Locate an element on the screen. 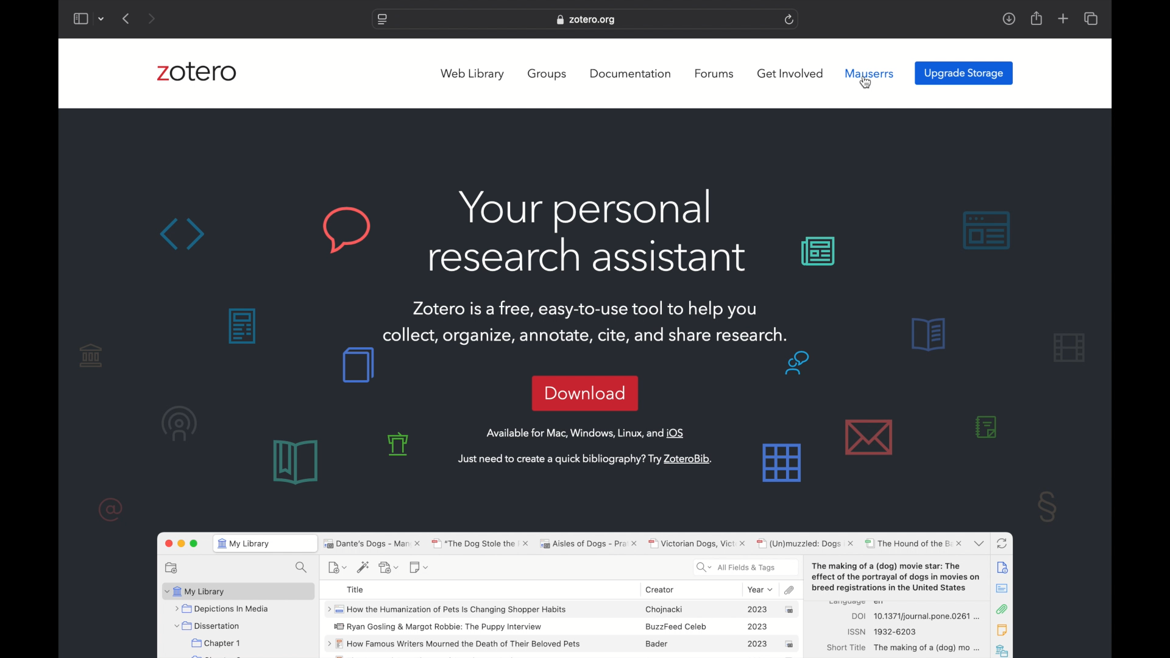 This screenshot has height=658, width=1170. zotero is located at coordinates (197, 71).